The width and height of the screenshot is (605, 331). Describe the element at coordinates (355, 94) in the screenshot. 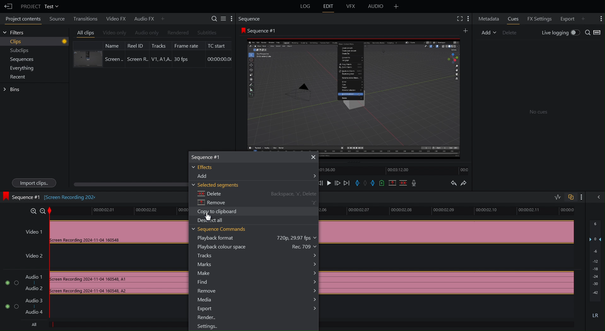

I see `Clip Preview` at that location.